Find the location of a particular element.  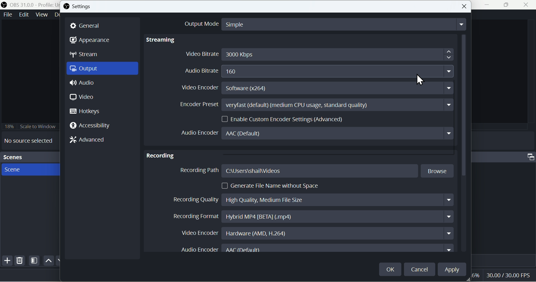

30.00/30.00 FPS is located at coordinates (506, 275).